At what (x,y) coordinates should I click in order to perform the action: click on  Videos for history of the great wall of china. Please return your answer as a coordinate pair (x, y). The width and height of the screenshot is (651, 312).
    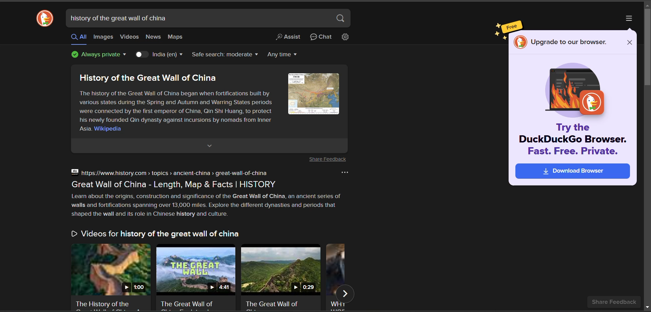
    Looking at the image, I should click on (156, 233).